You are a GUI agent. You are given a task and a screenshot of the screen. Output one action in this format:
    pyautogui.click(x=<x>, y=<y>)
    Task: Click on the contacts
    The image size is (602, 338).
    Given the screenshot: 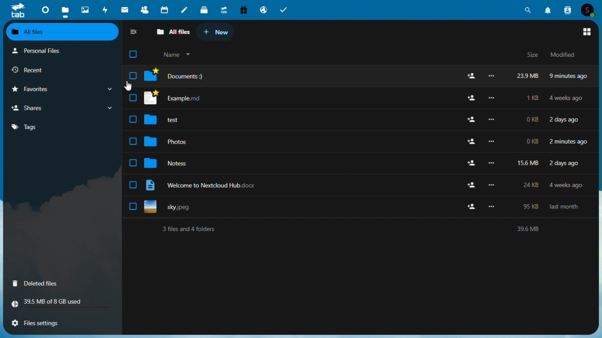 What is the action you would take?
    pyautogui.click(x=144, y=9)
    